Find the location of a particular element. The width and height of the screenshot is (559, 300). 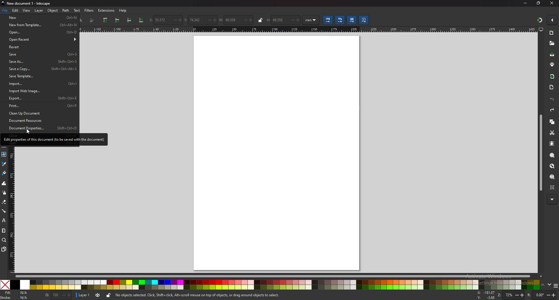

H is located at coordinates (268, 21).